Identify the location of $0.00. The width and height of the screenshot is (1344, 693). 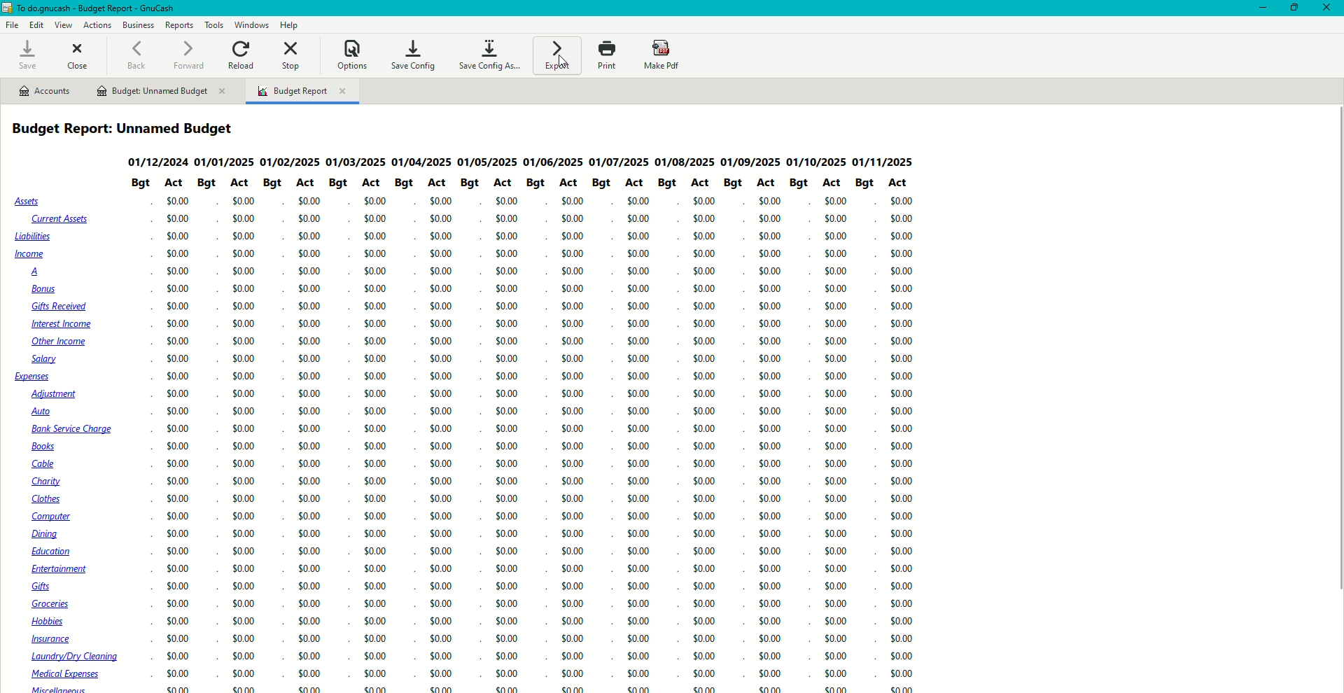
(372, 588).